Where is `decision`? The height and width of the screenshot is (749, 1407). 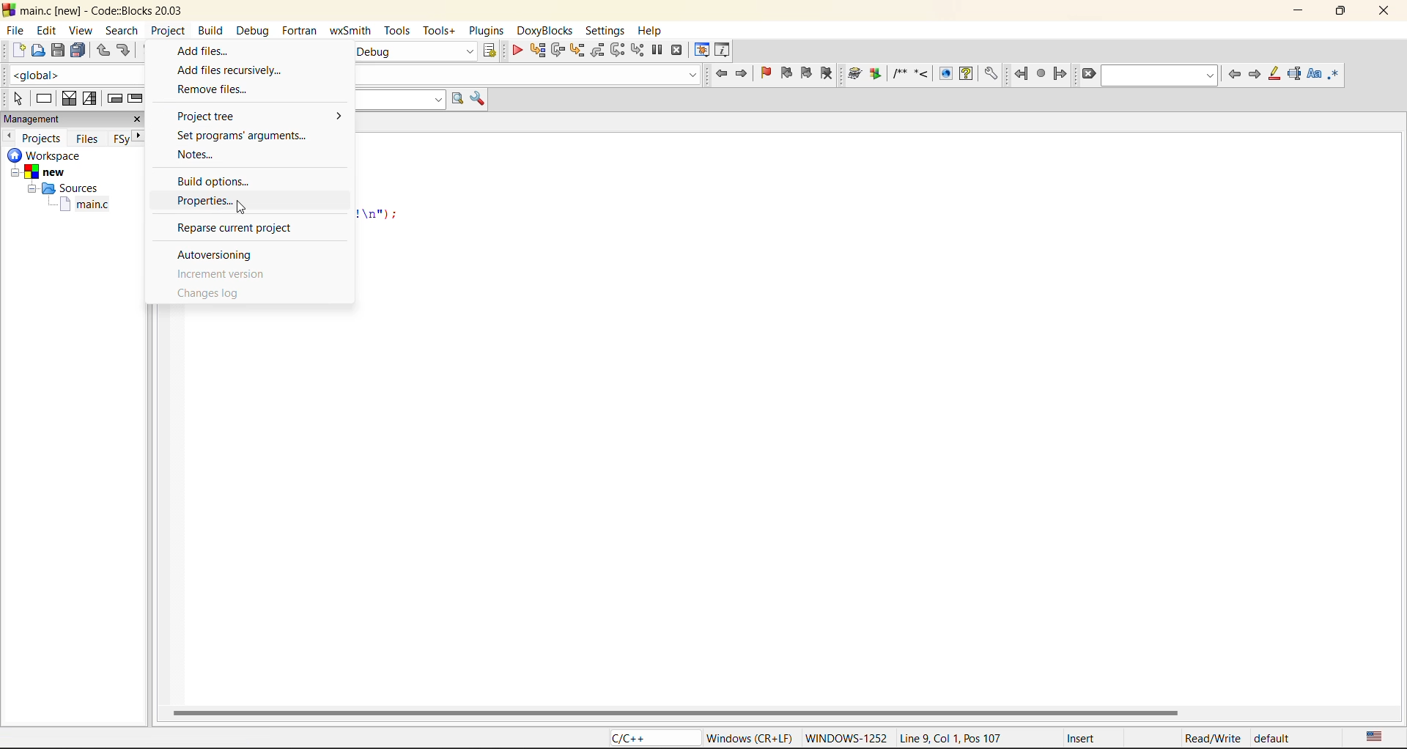 decision is located at coordinates (69, 98).